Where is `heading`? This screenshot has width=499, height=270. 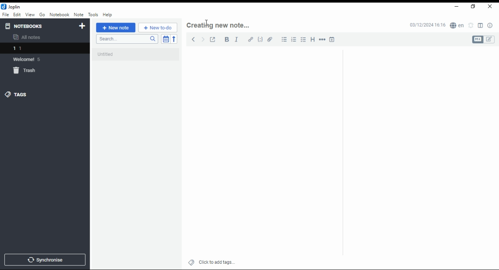 heading is located at coordinates (313, 39).